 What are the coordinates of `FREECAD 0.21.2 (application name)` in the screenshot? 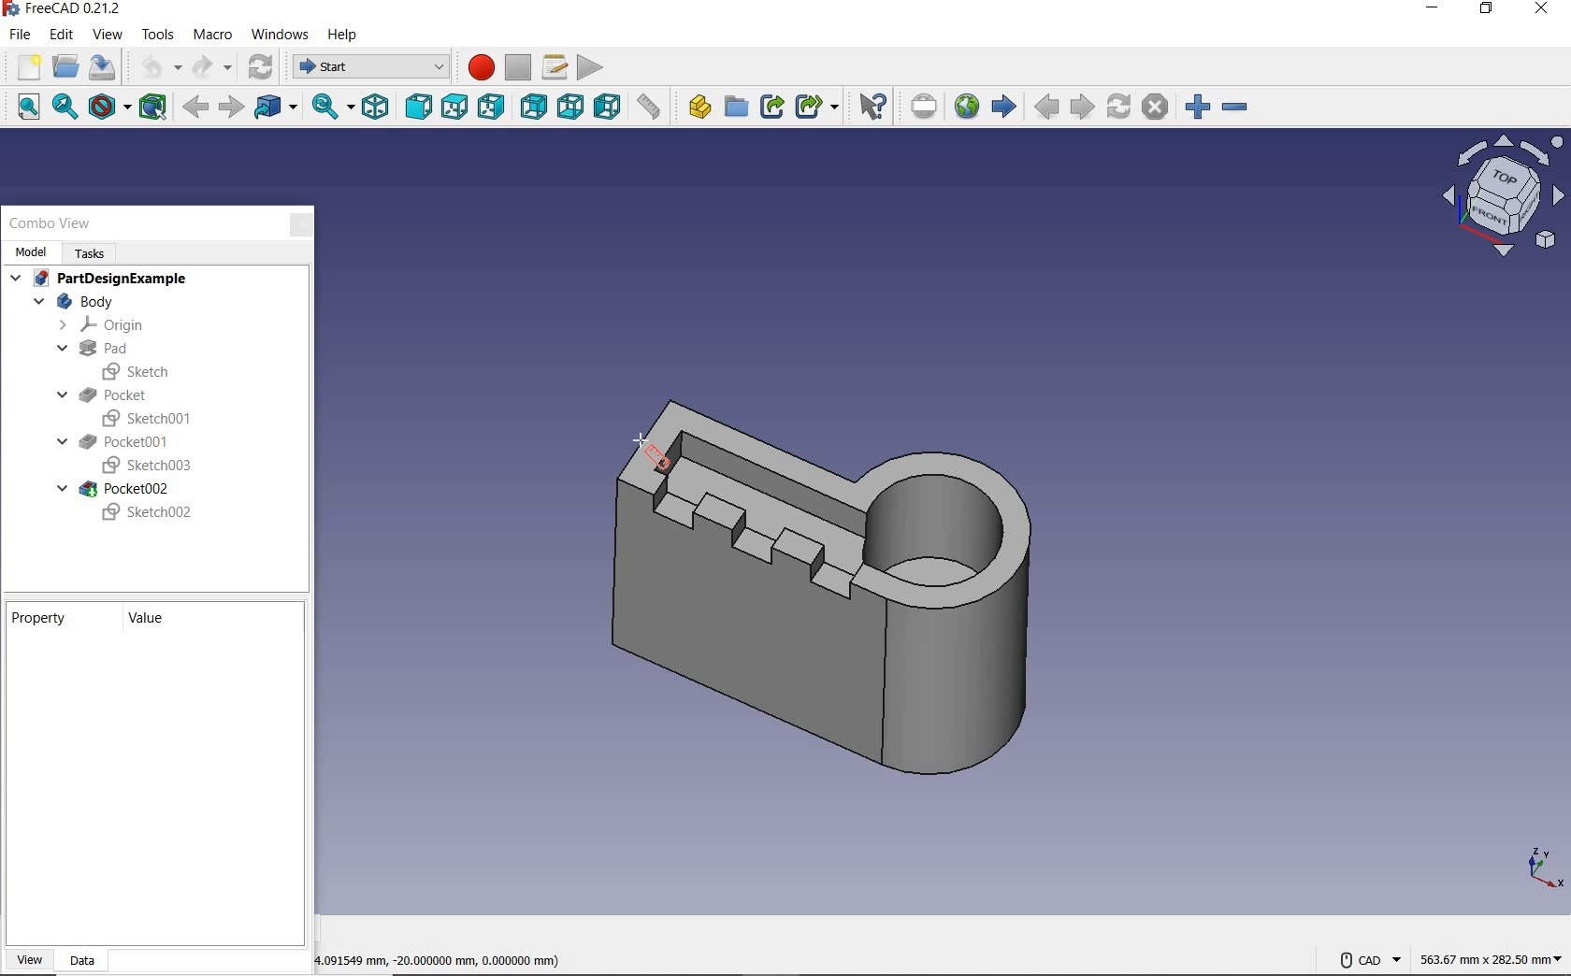 It's located at (65, 10).